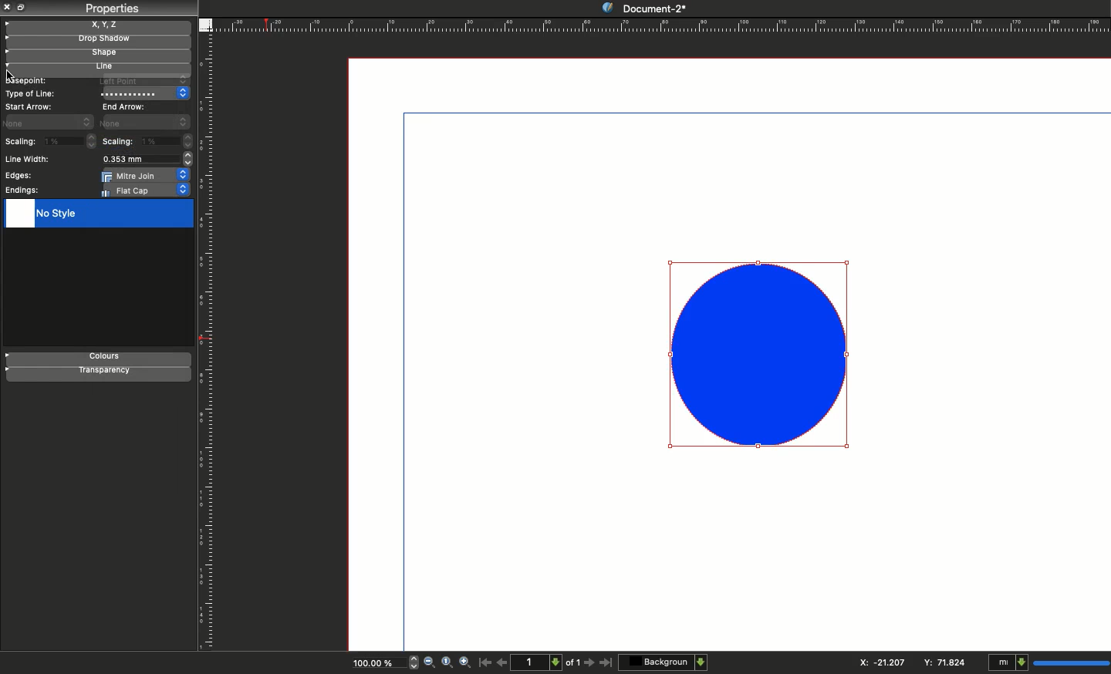  What do you see at coordinates (96, 55) in the screenshot?
I see `Shape` at bounding box center [96, 55].